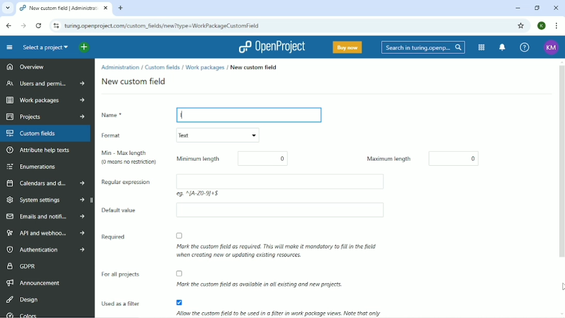 This screenshot has width=565, height=318. What do you see at coordinates (65, 9) in the screenshot?
I see `New custom field | Administration` at bounding box center [65, 9].